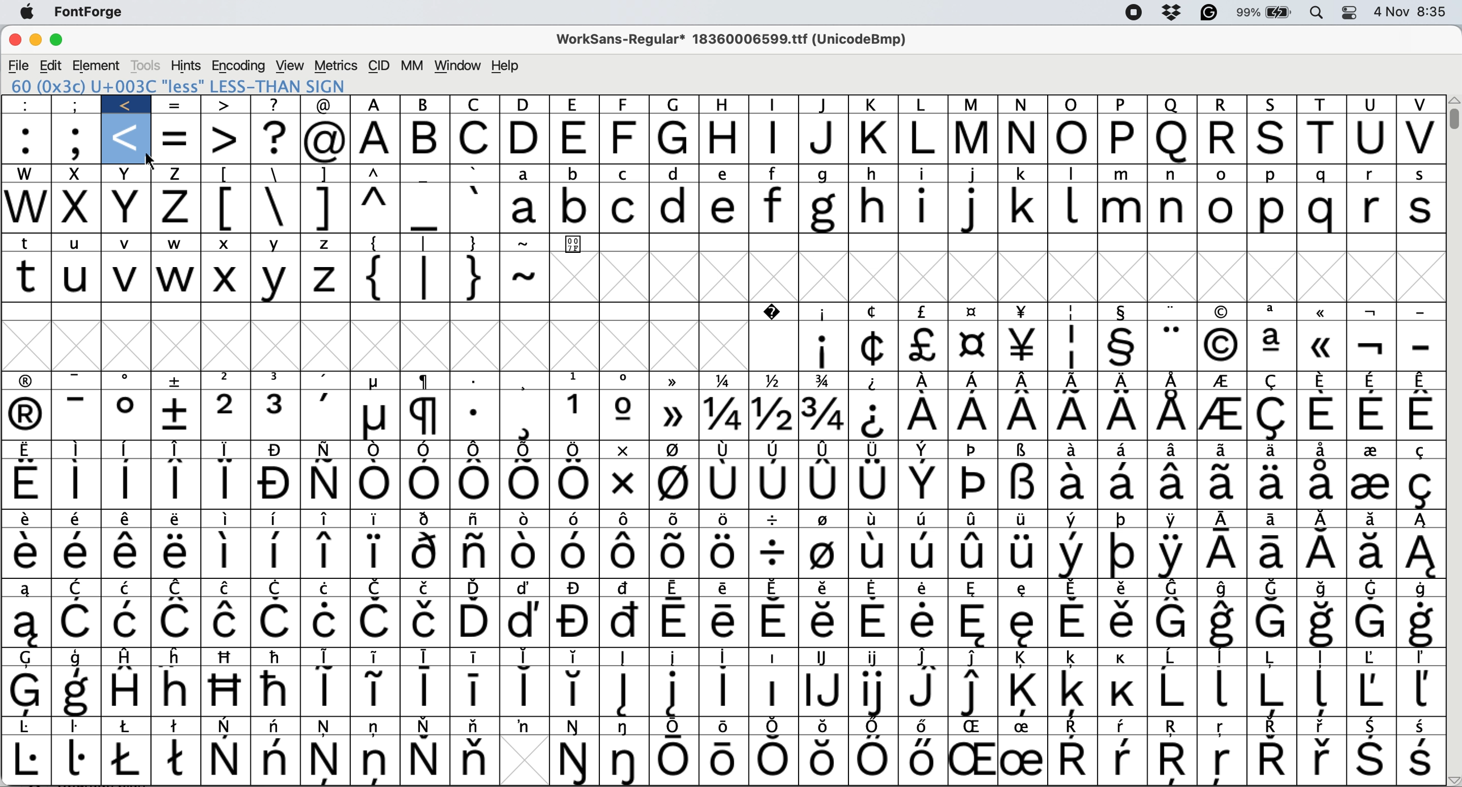 Image resolution: width=1462 pixels, height=787 pixels. Describe the element at coordinates (772, 520) in the screenshot. I see `Symbol` at that location.